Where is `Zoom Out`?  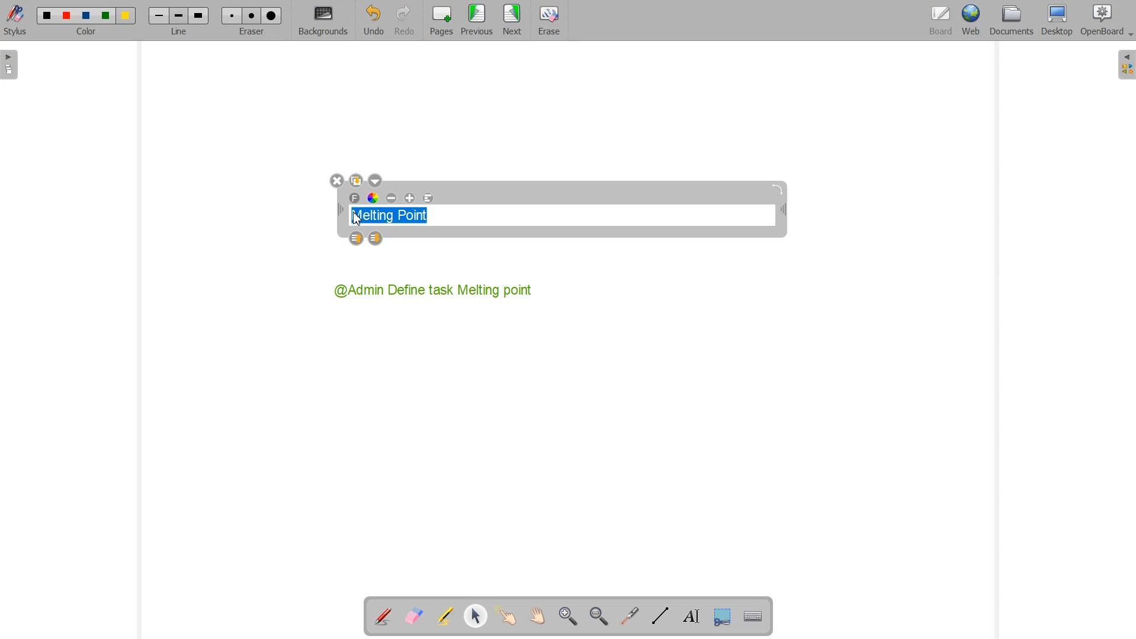
Zoom Out is located at coordinates (598, 616).